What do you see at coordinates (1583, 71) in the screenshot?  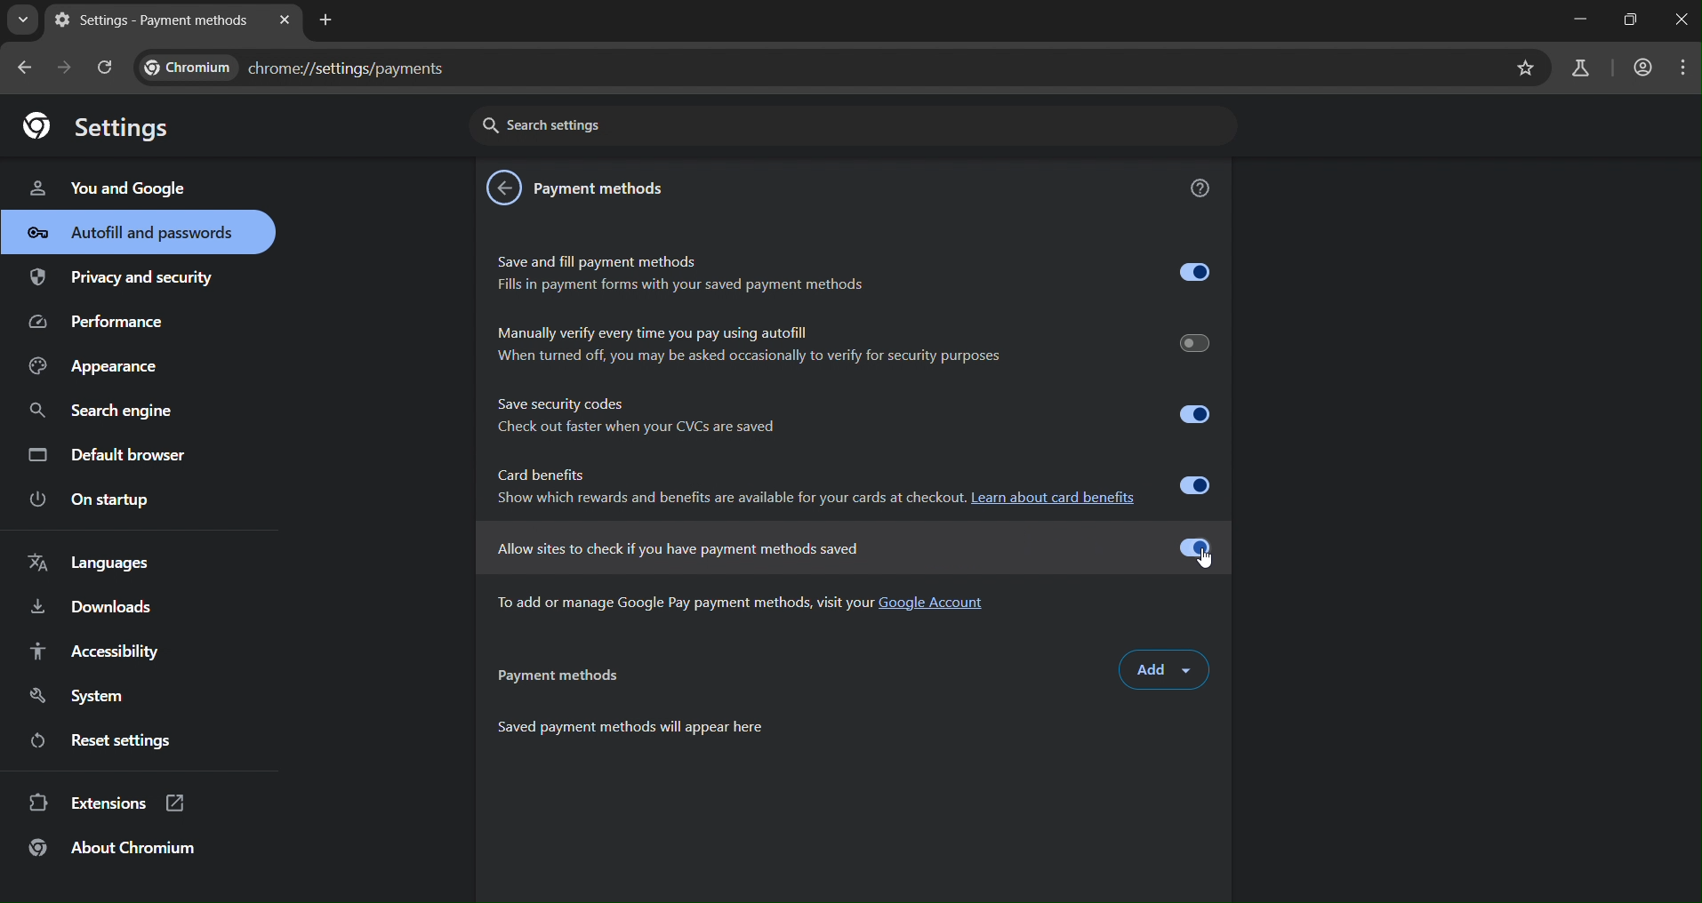 I see `search labs` at bounding box center [1583, 71].